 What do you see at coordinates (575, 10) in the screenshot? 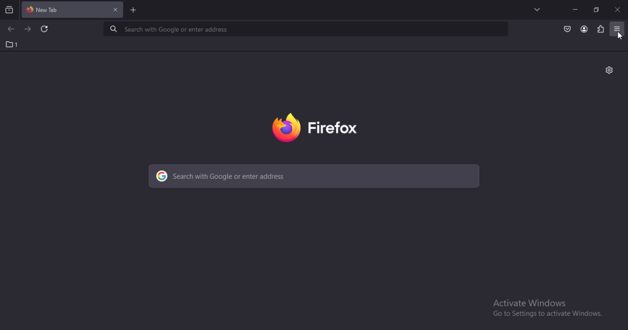
I see `minimize` at bounding box center [575, 10].